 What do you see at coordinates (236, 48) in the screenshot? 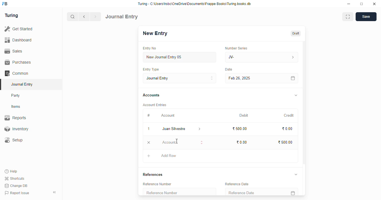
I see `number series` at bounding box center [236, 48].